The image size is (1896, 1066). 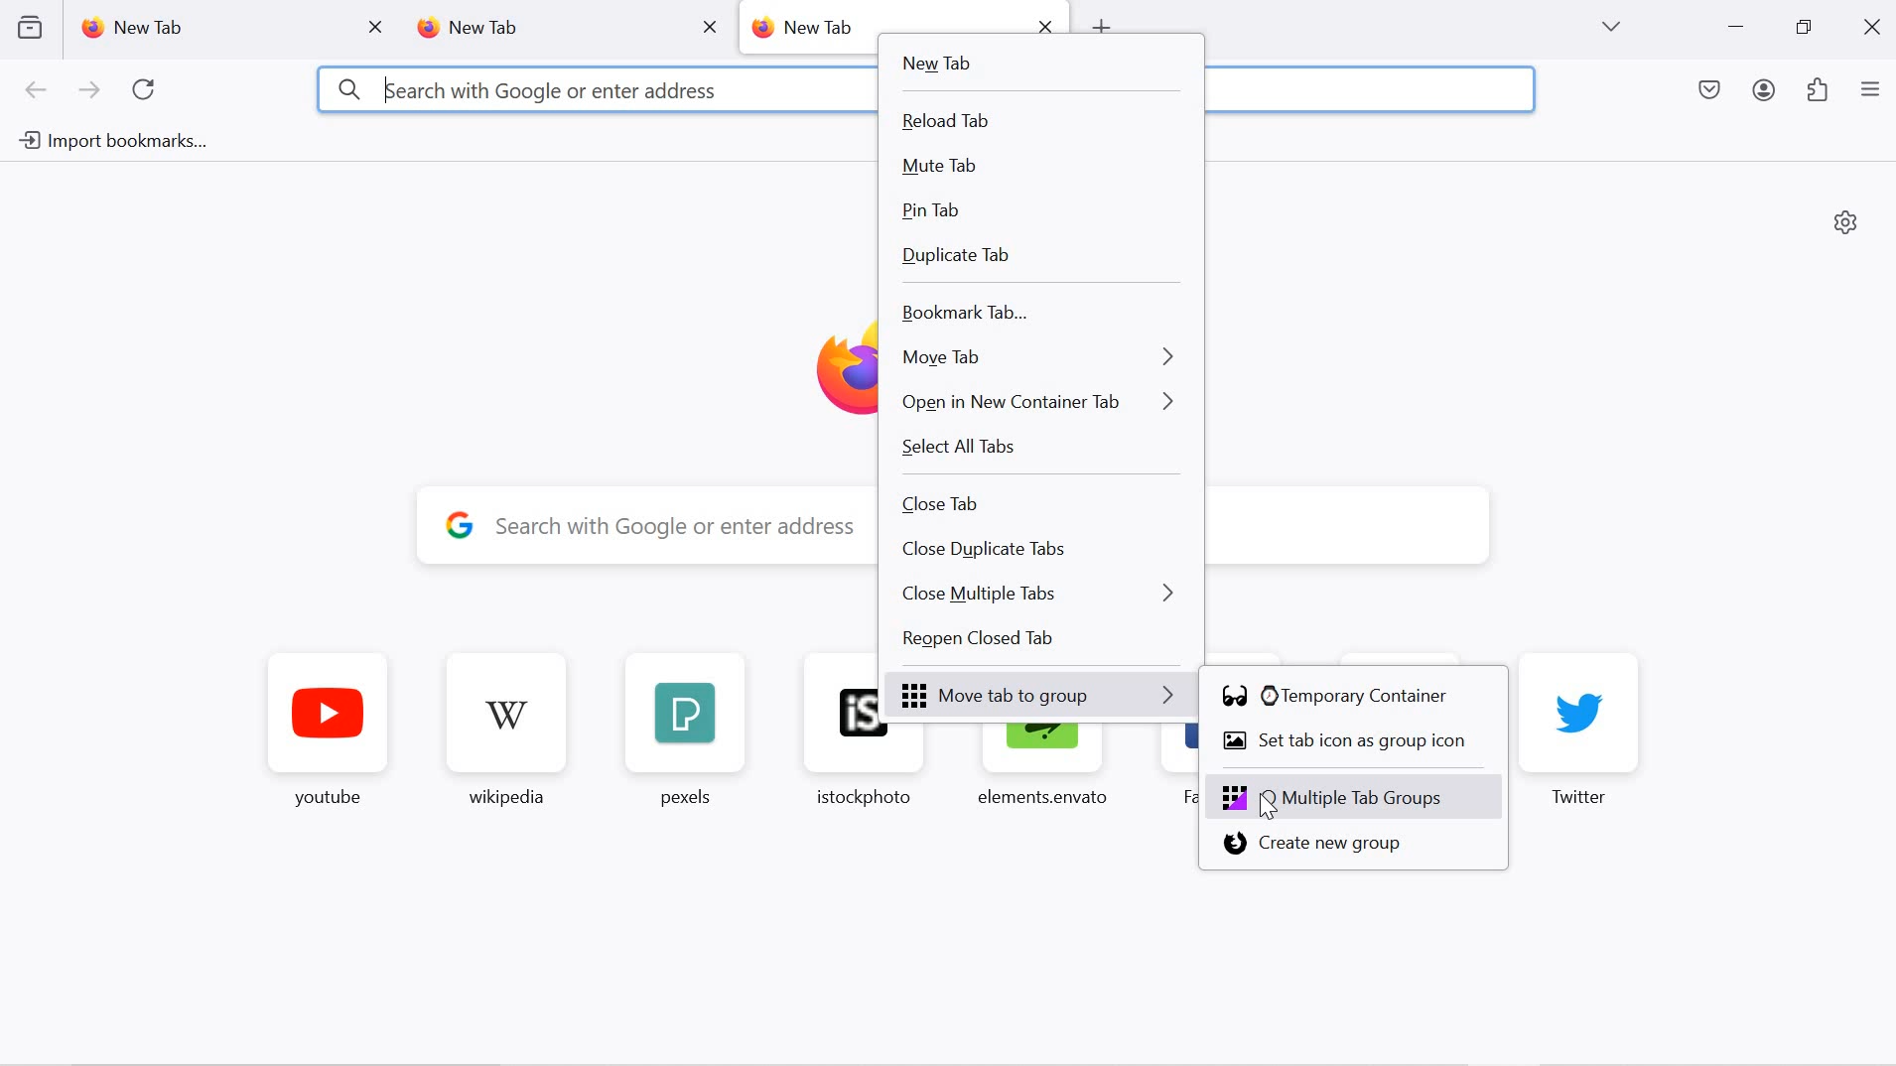 I want to click on twitter favorite, so click(x=1582, y=731).